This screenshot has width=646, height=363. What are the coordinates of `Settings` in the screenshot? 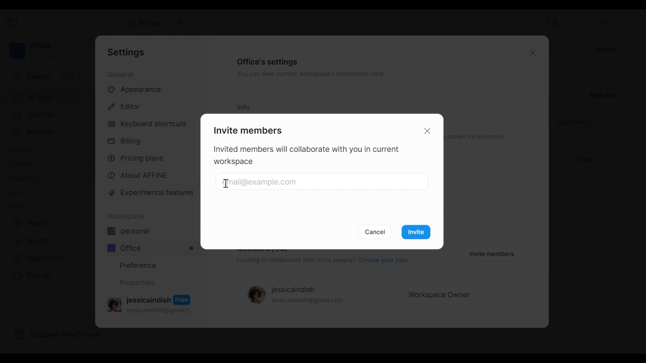 It's located at (46, 132).